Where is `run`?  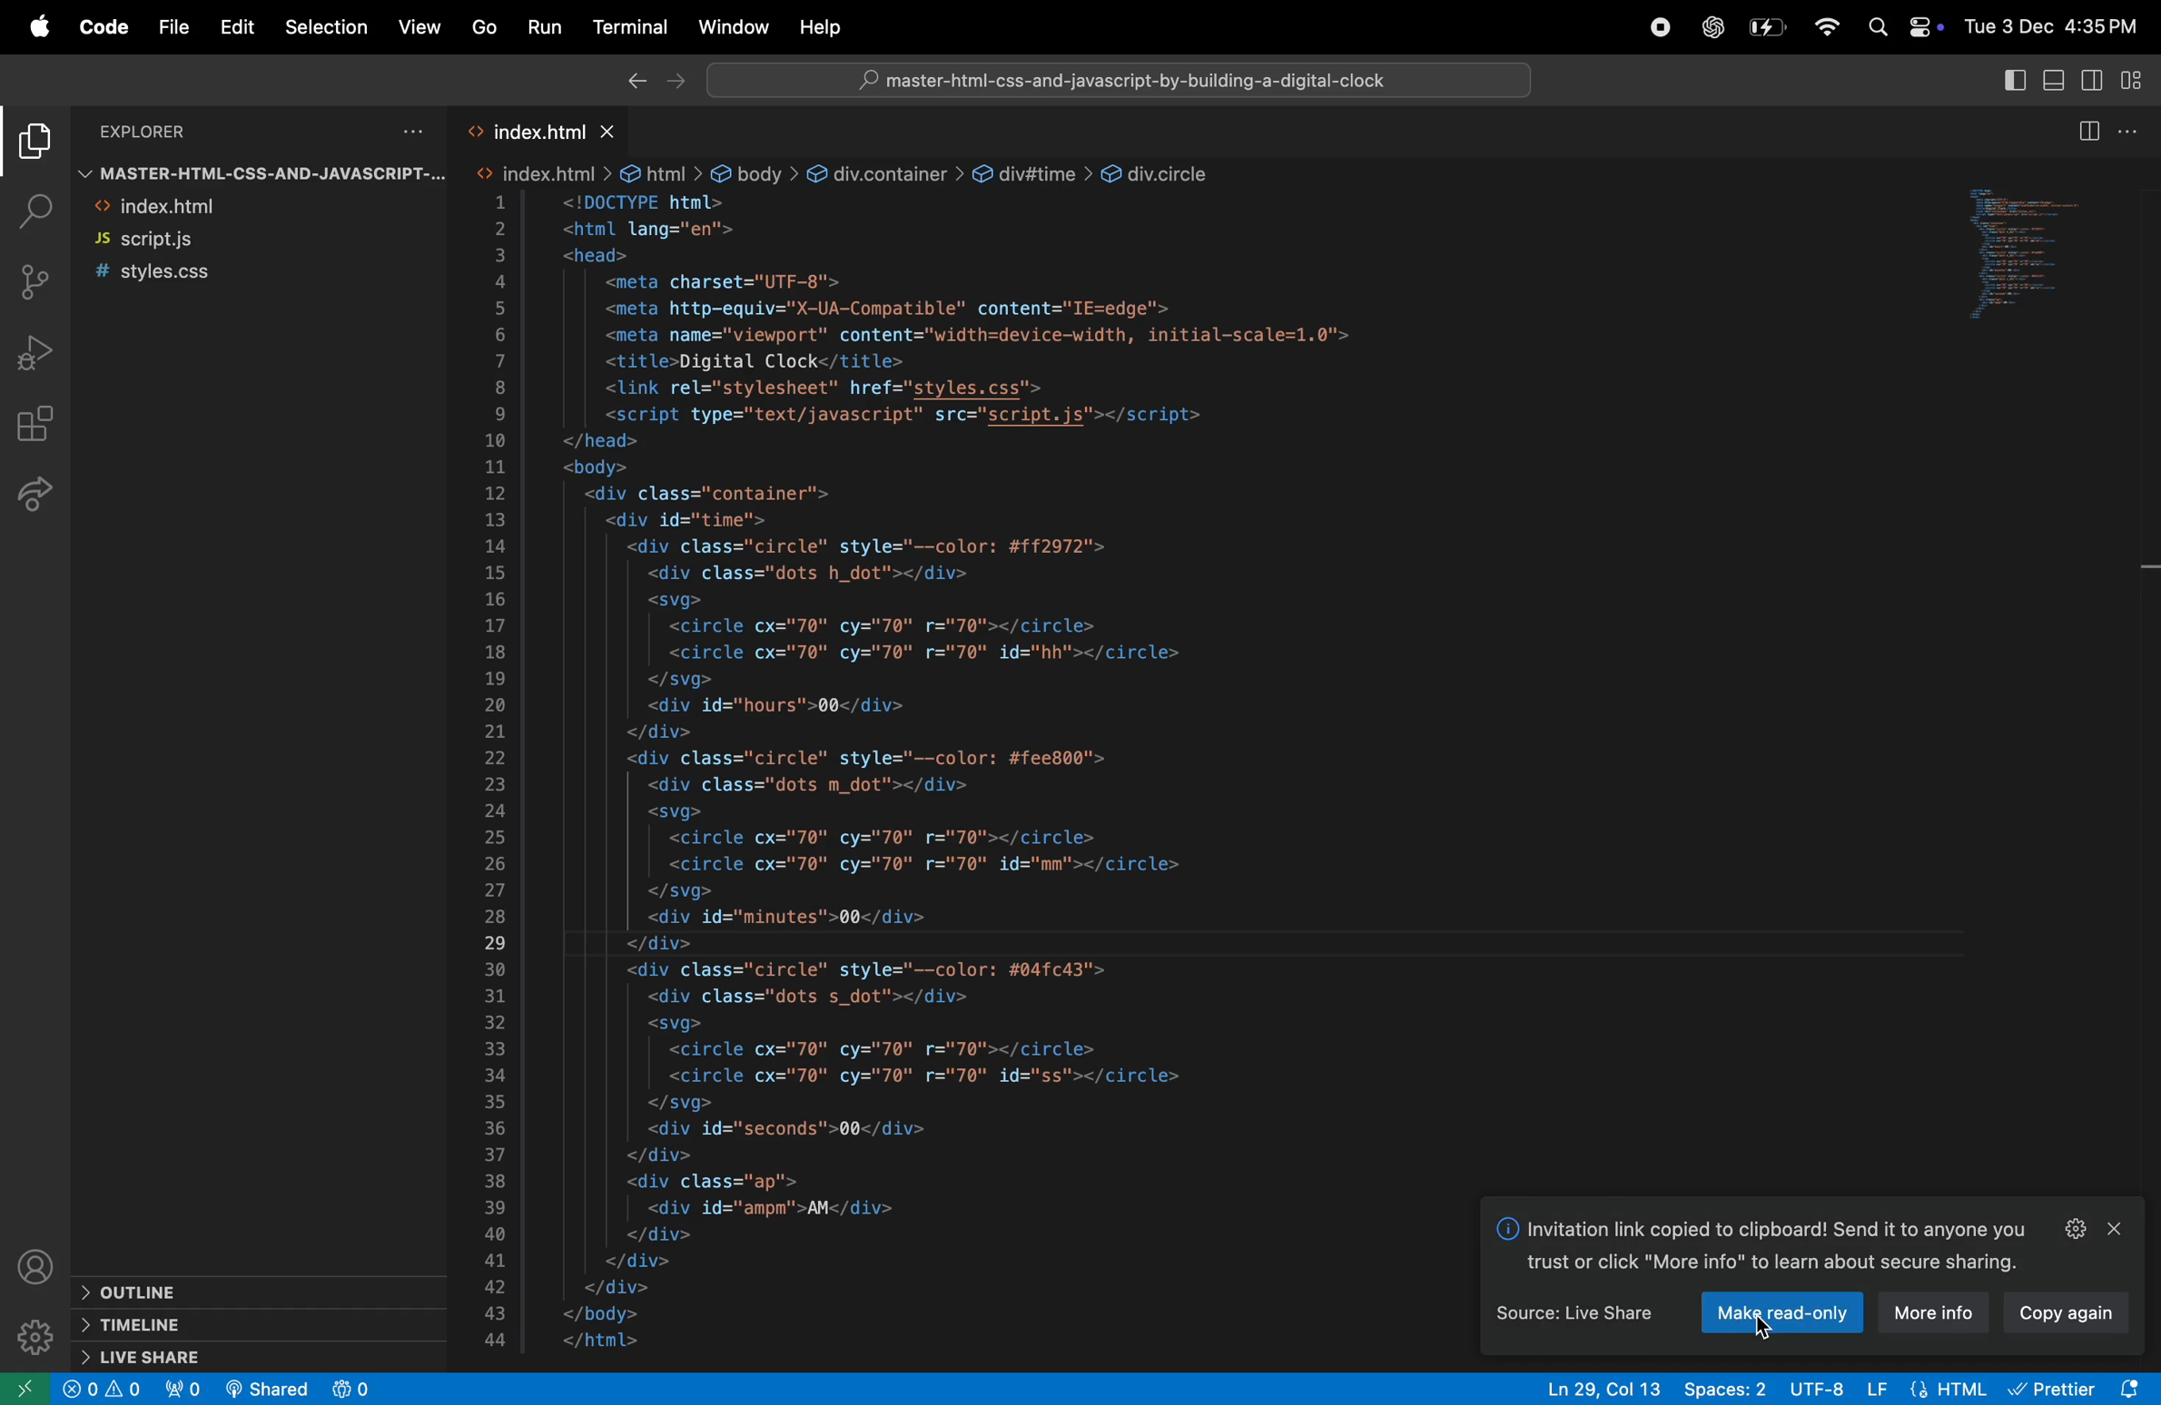
run is located at coordinates (545, 27).